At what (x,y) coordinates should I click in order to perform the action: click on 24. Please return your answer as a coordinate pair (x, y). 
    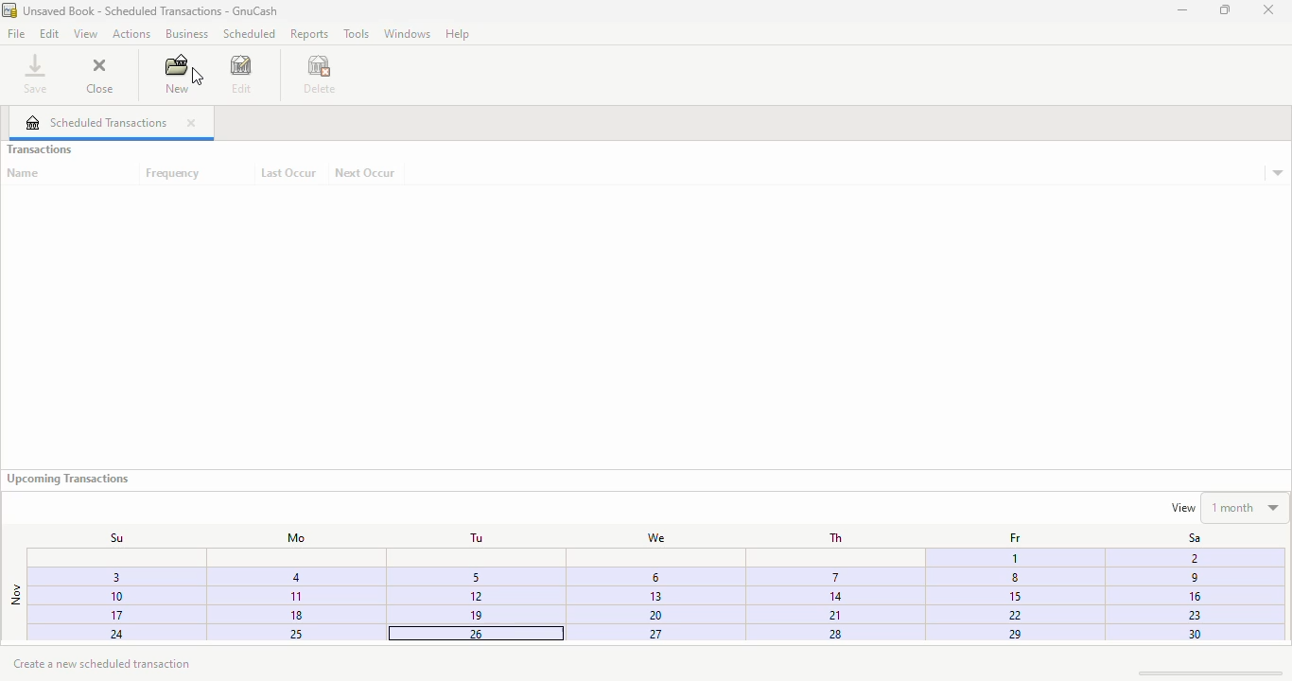
    Looking at the image, I should click on (97, 635).